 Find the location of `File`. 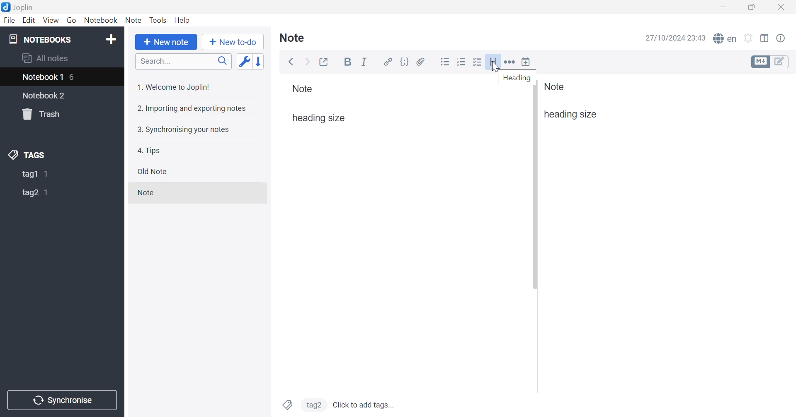

File is located at coordinates (10, 20).